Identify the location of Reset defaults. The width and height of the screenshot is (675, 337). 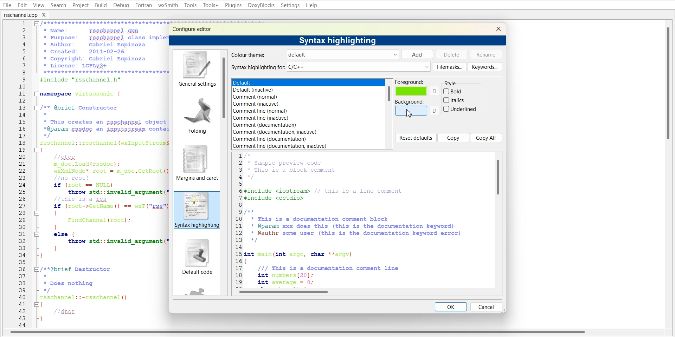
(416, 138).